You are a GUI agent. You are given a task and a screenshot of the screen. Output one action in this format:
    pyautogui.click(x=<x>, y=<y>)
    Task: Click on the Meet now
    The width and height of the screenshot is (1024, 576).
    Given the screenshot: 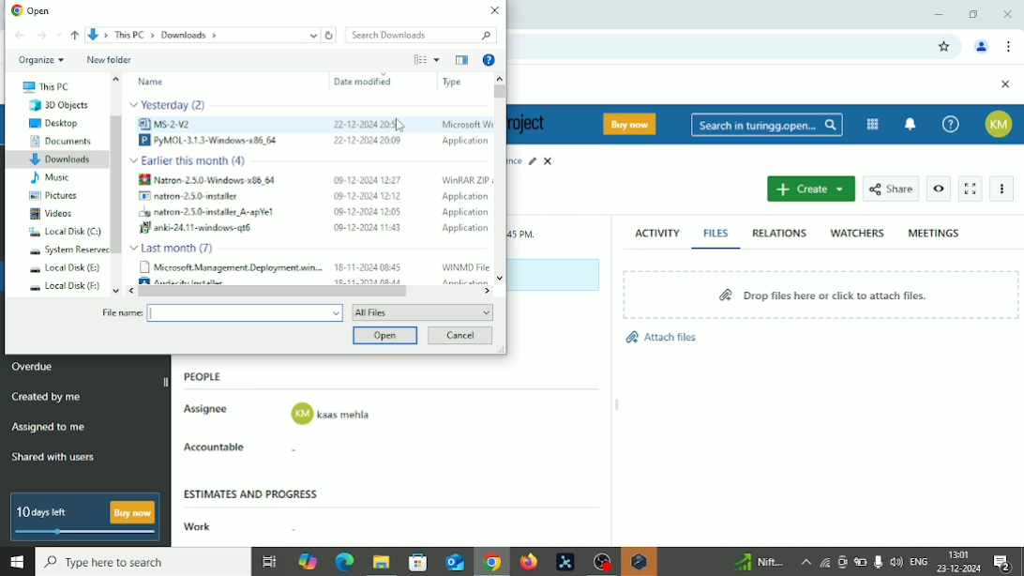 What is the action you would take?
    pyautogui.click(x=842, y=562)
    